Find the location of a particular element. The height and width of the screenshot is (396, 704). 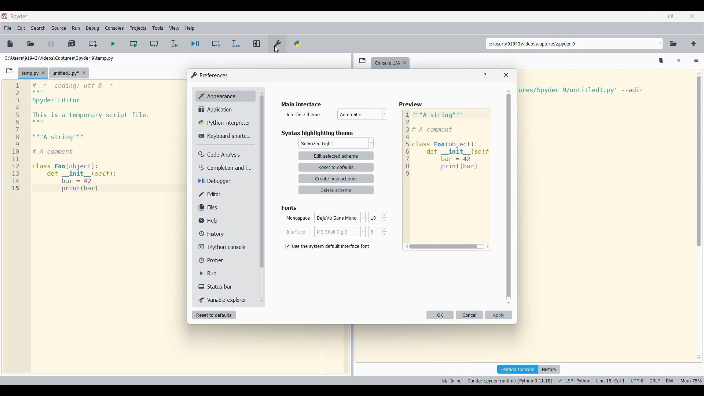

cursor is located at coordinates (278, 51).